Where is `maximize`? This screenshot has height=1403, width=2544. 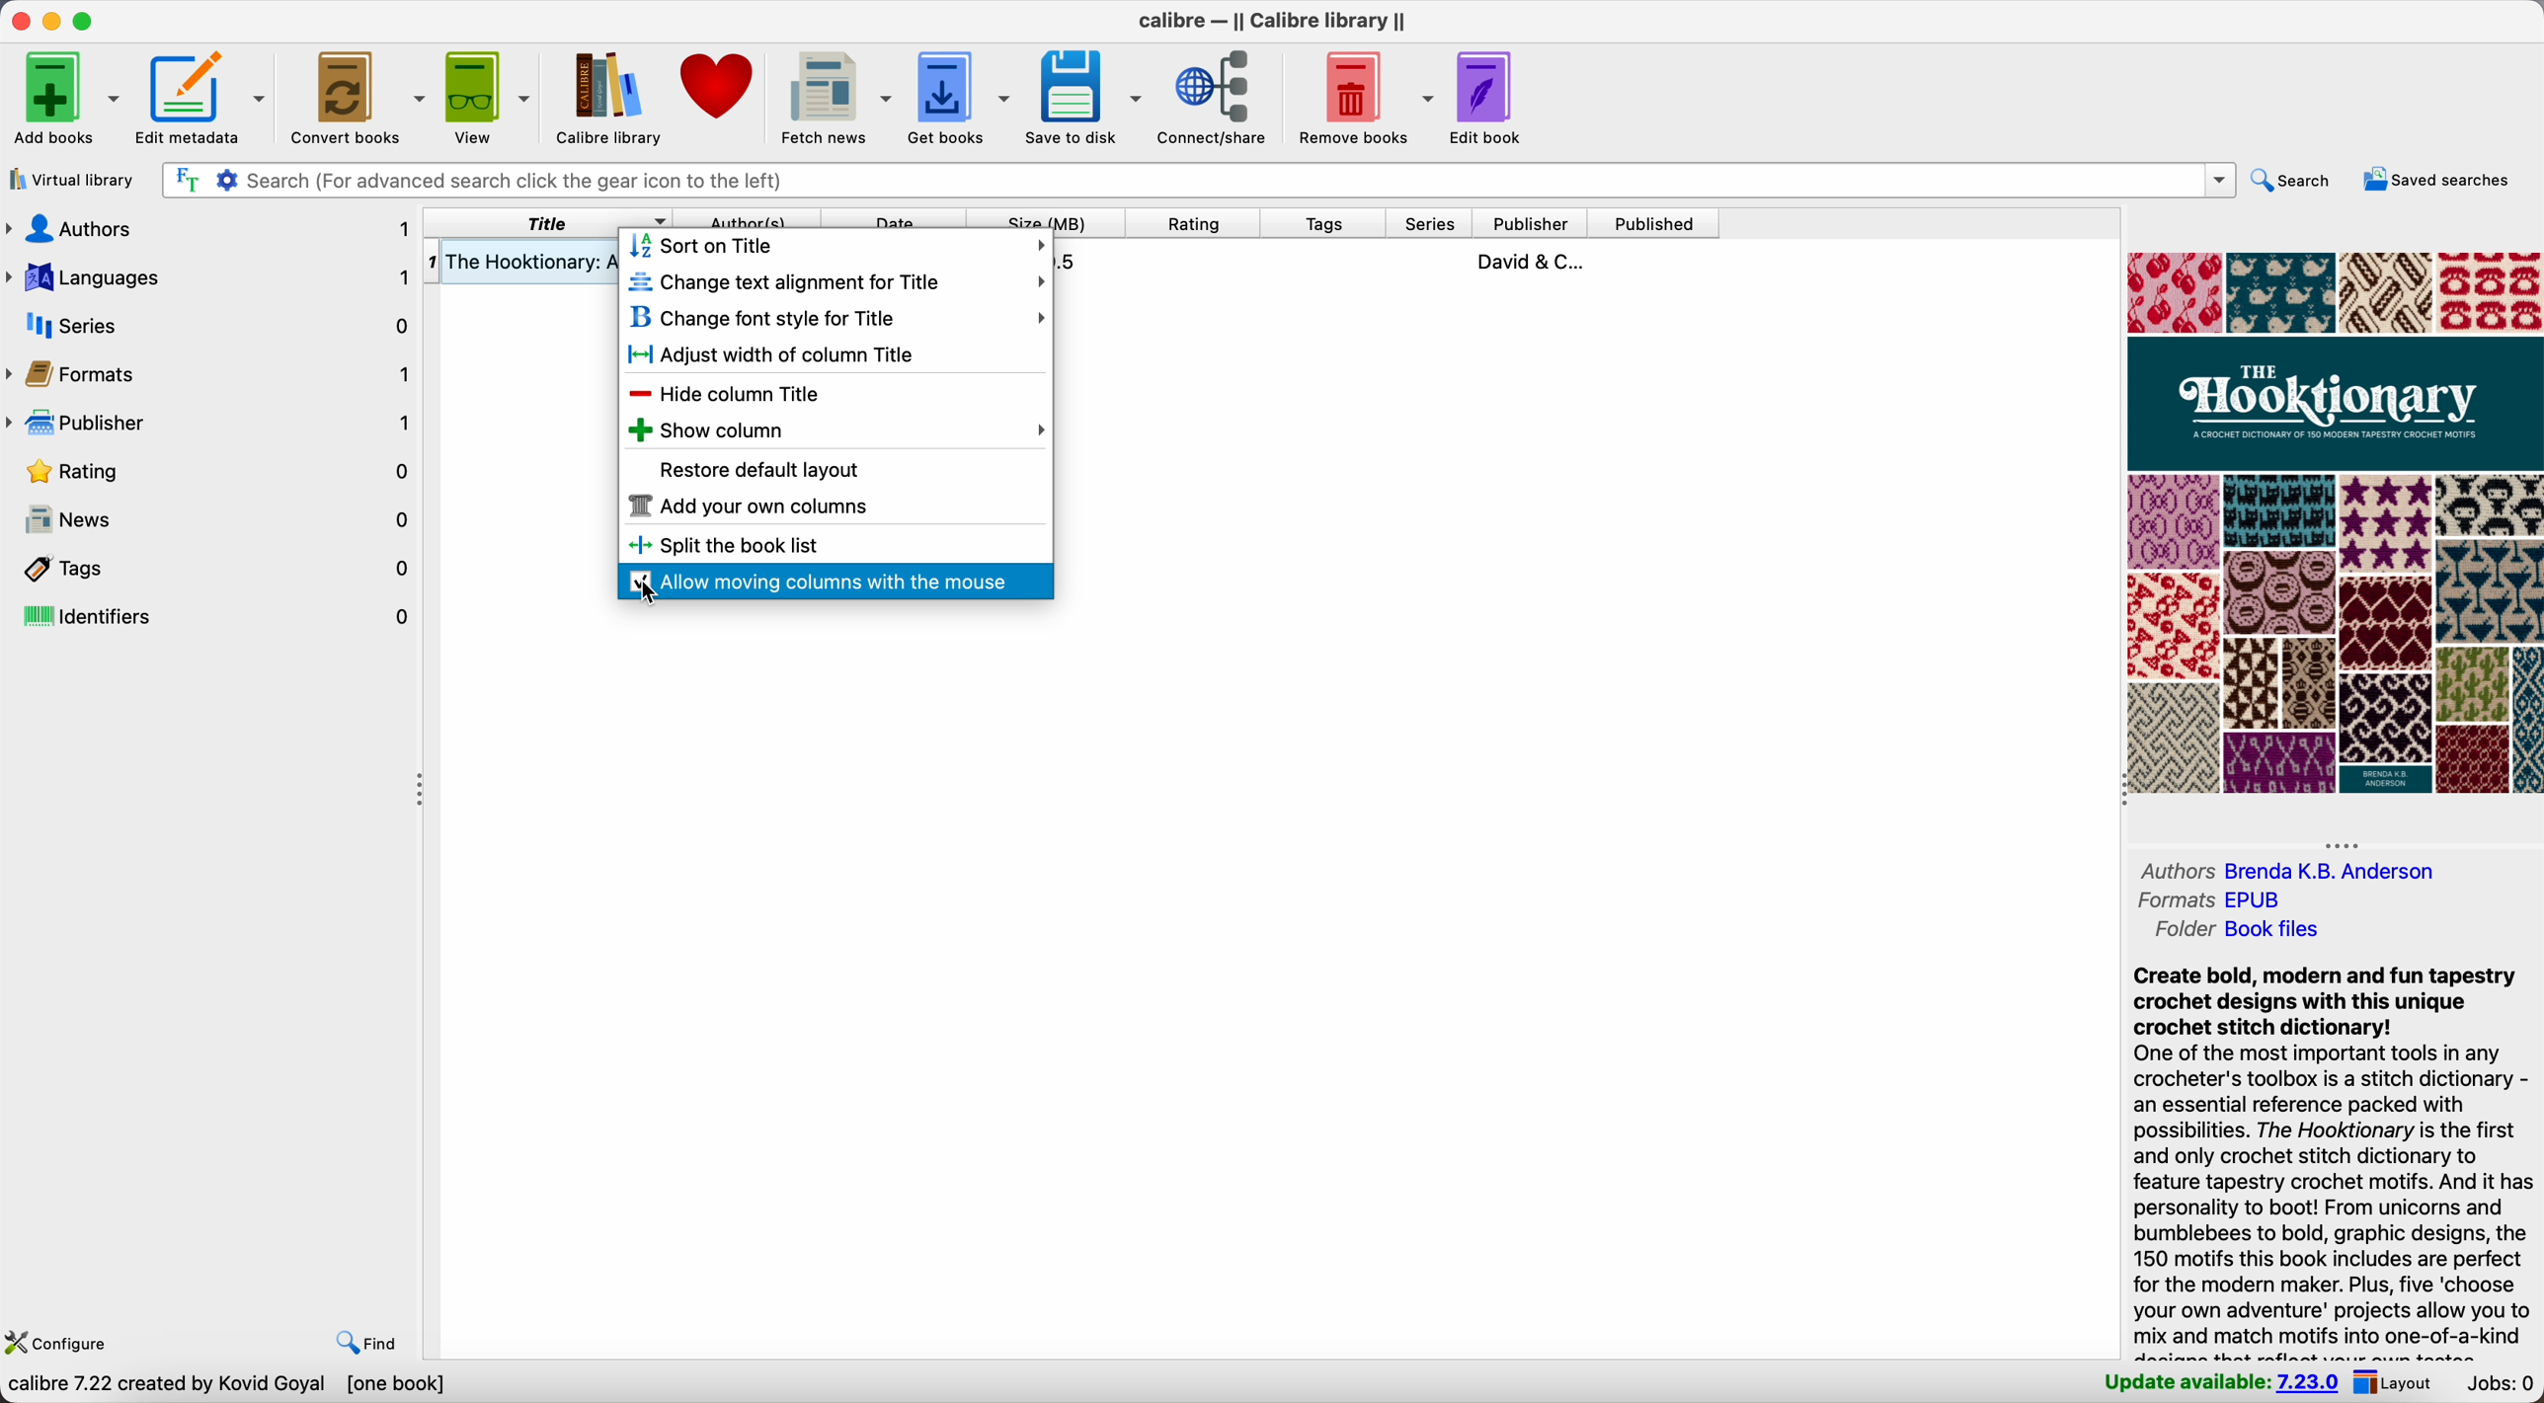 maximize is located at coordinates (88, 21).